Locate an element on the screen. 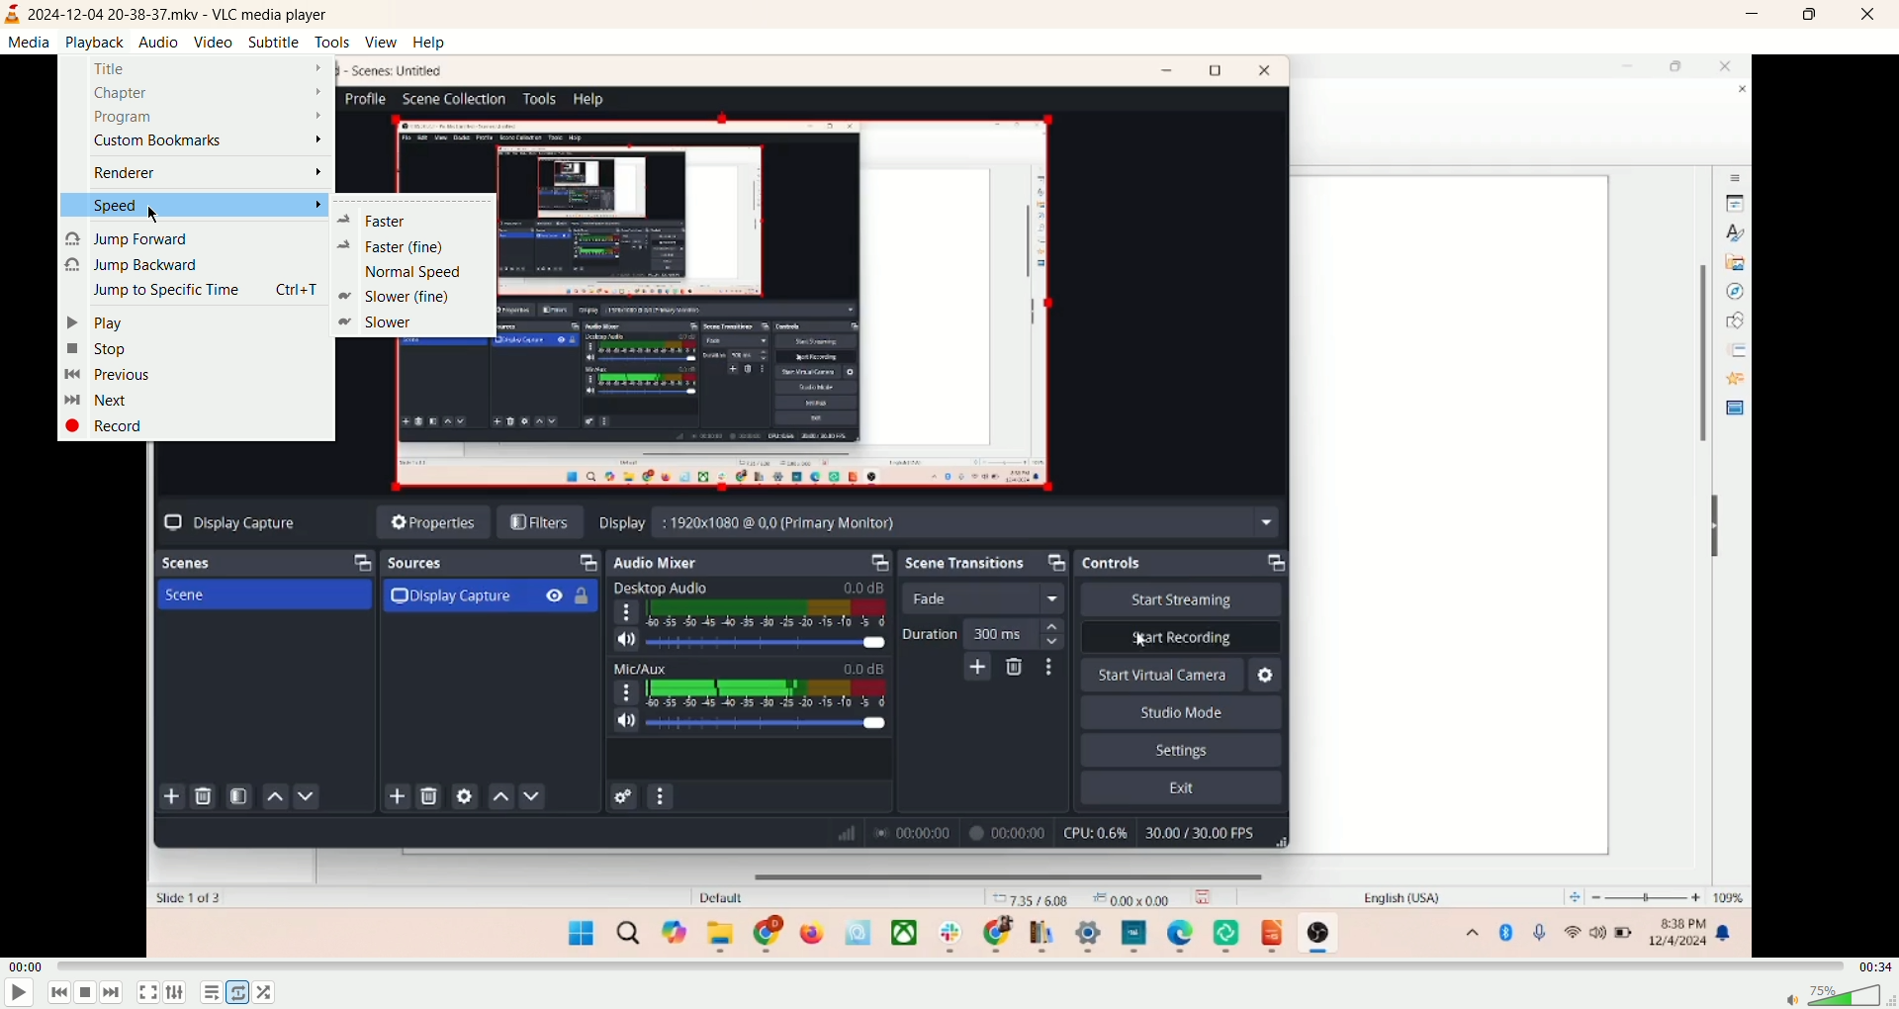 The height and width of the screenshot is (1009, 1899). record is located at coordinates (117, 429).